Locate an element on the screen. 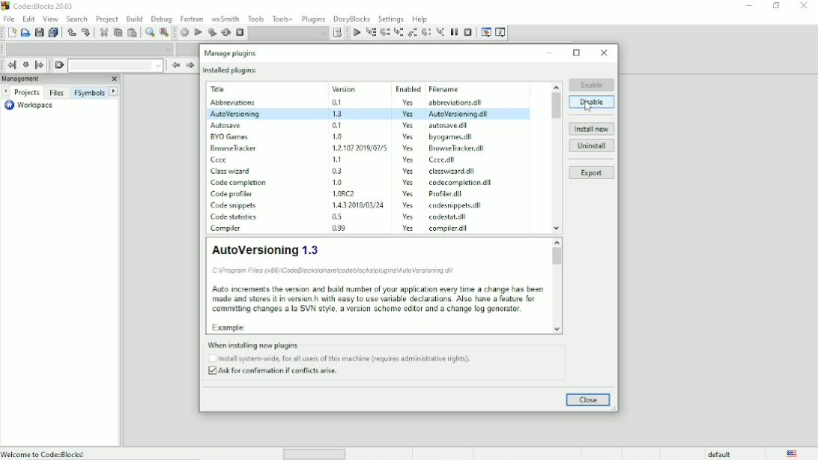 This screenshot has height=460, width=818. Export is located at coordinates (592, 174).